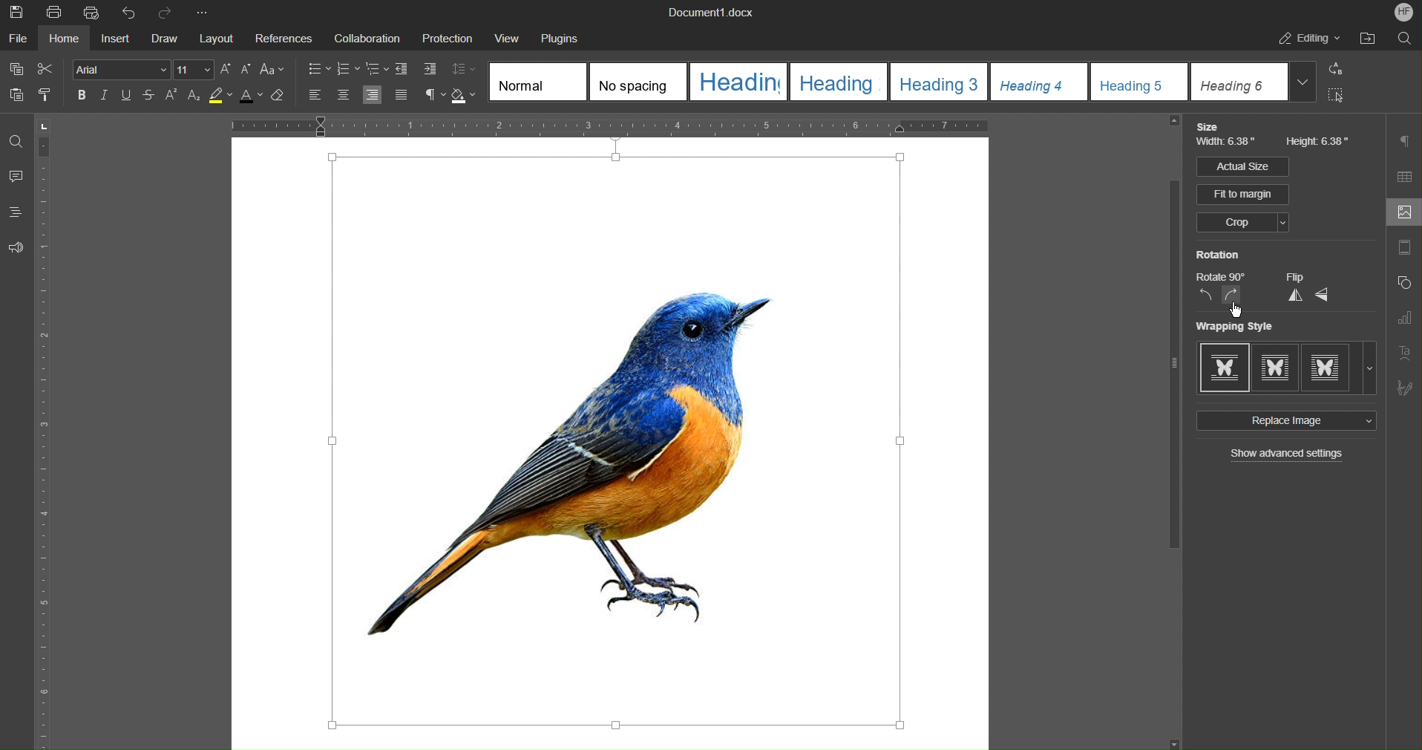 Image resolution: width=1422 pixels, height=750 pixels. What do you see at coordinates (214, 36) in the screenshot?
I see `Layout` at bounding box center [214, 36].